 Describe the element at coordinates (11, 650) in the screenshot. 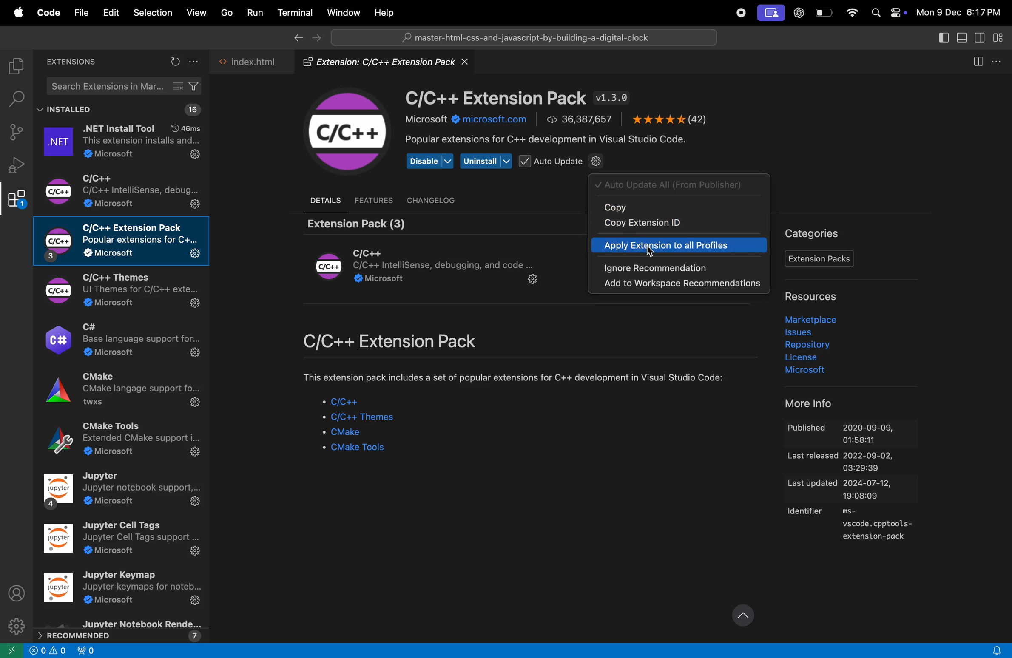

I see `go back` at that location.